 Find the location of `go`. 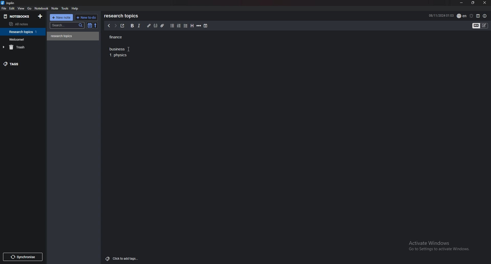

go is located at coordinates (29, 8).